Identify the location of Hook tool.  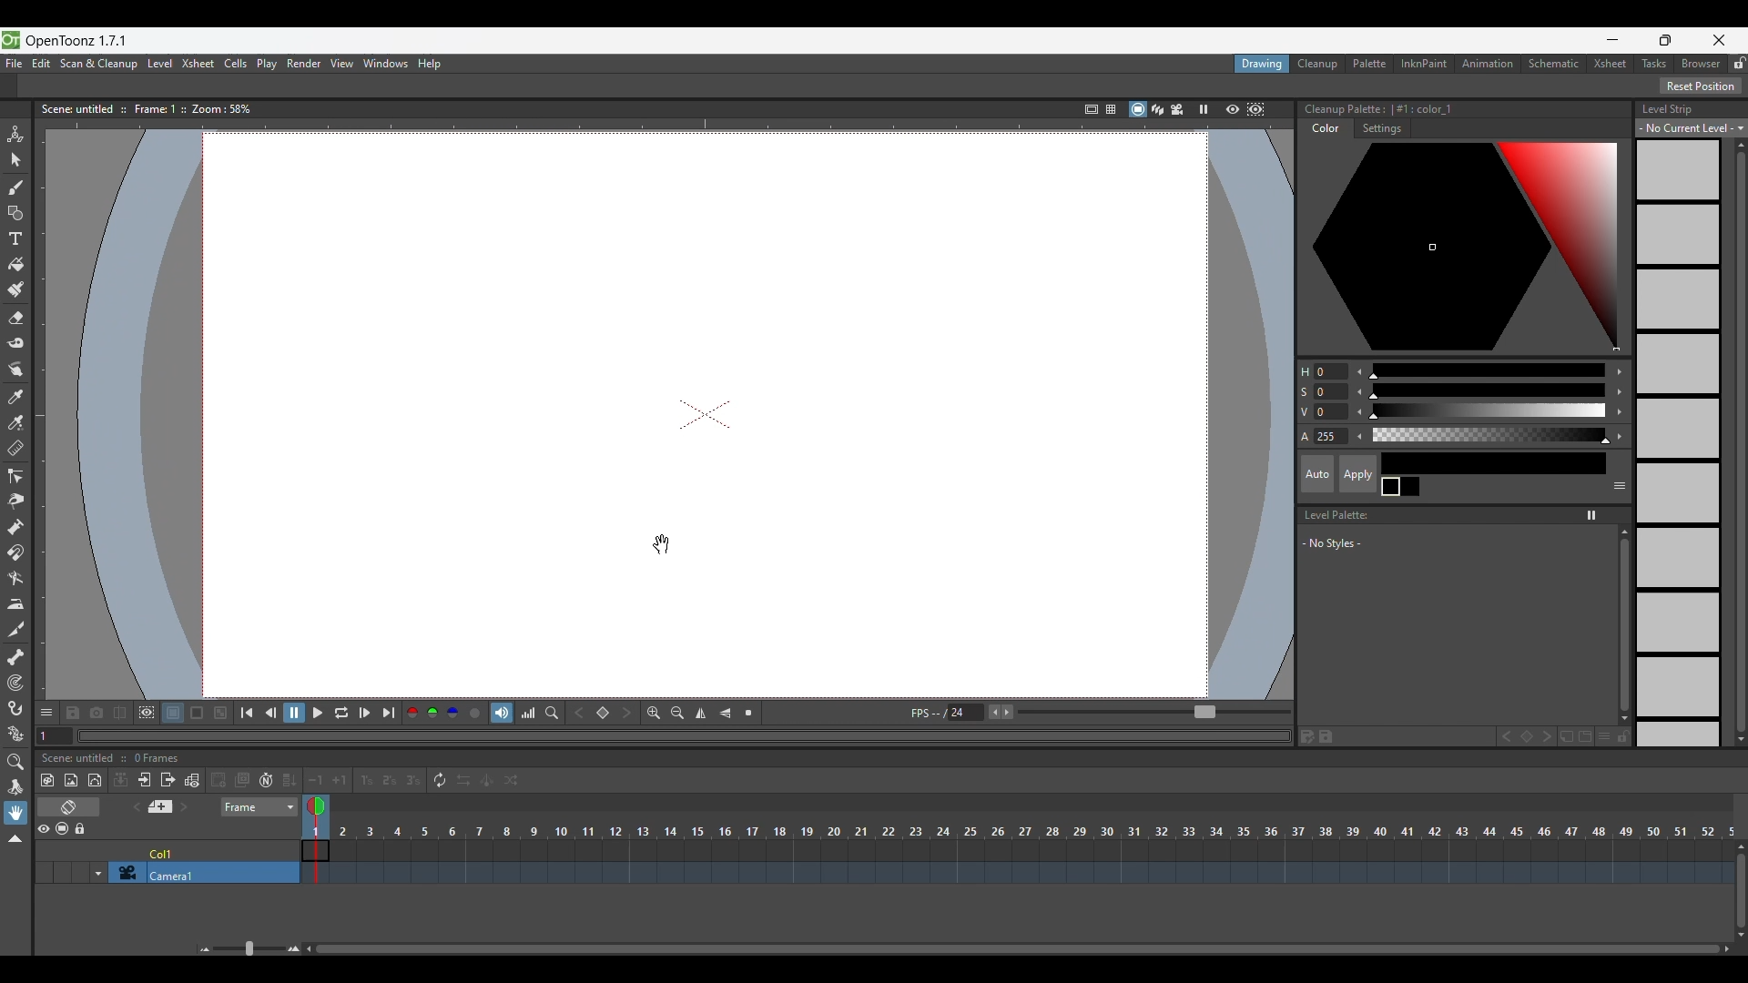
(15, 708).